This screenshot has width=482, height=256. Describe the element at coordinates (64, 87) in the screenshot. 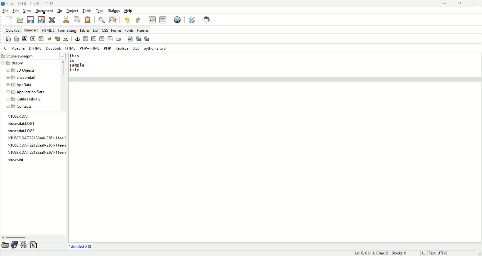

I see `vertical scroll bar` at that location.